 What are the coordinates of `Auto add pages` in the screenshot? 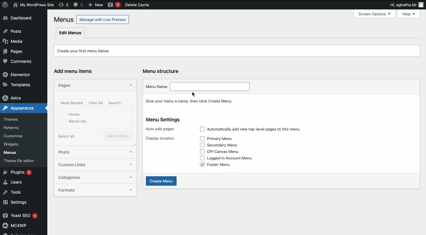 It's located at (160, 129).